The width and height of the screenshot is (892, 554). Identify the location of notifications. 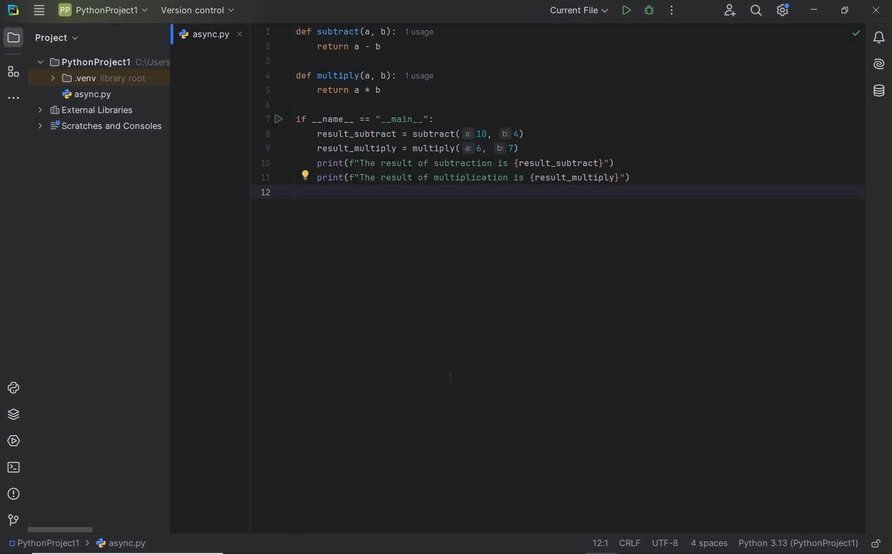
(879, 38).